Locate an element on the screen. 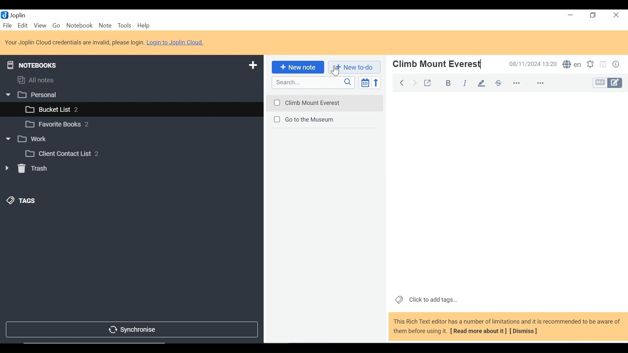 This screenshot has height=353, width=628. Toggle External editing is located at coordinates (429, 83).